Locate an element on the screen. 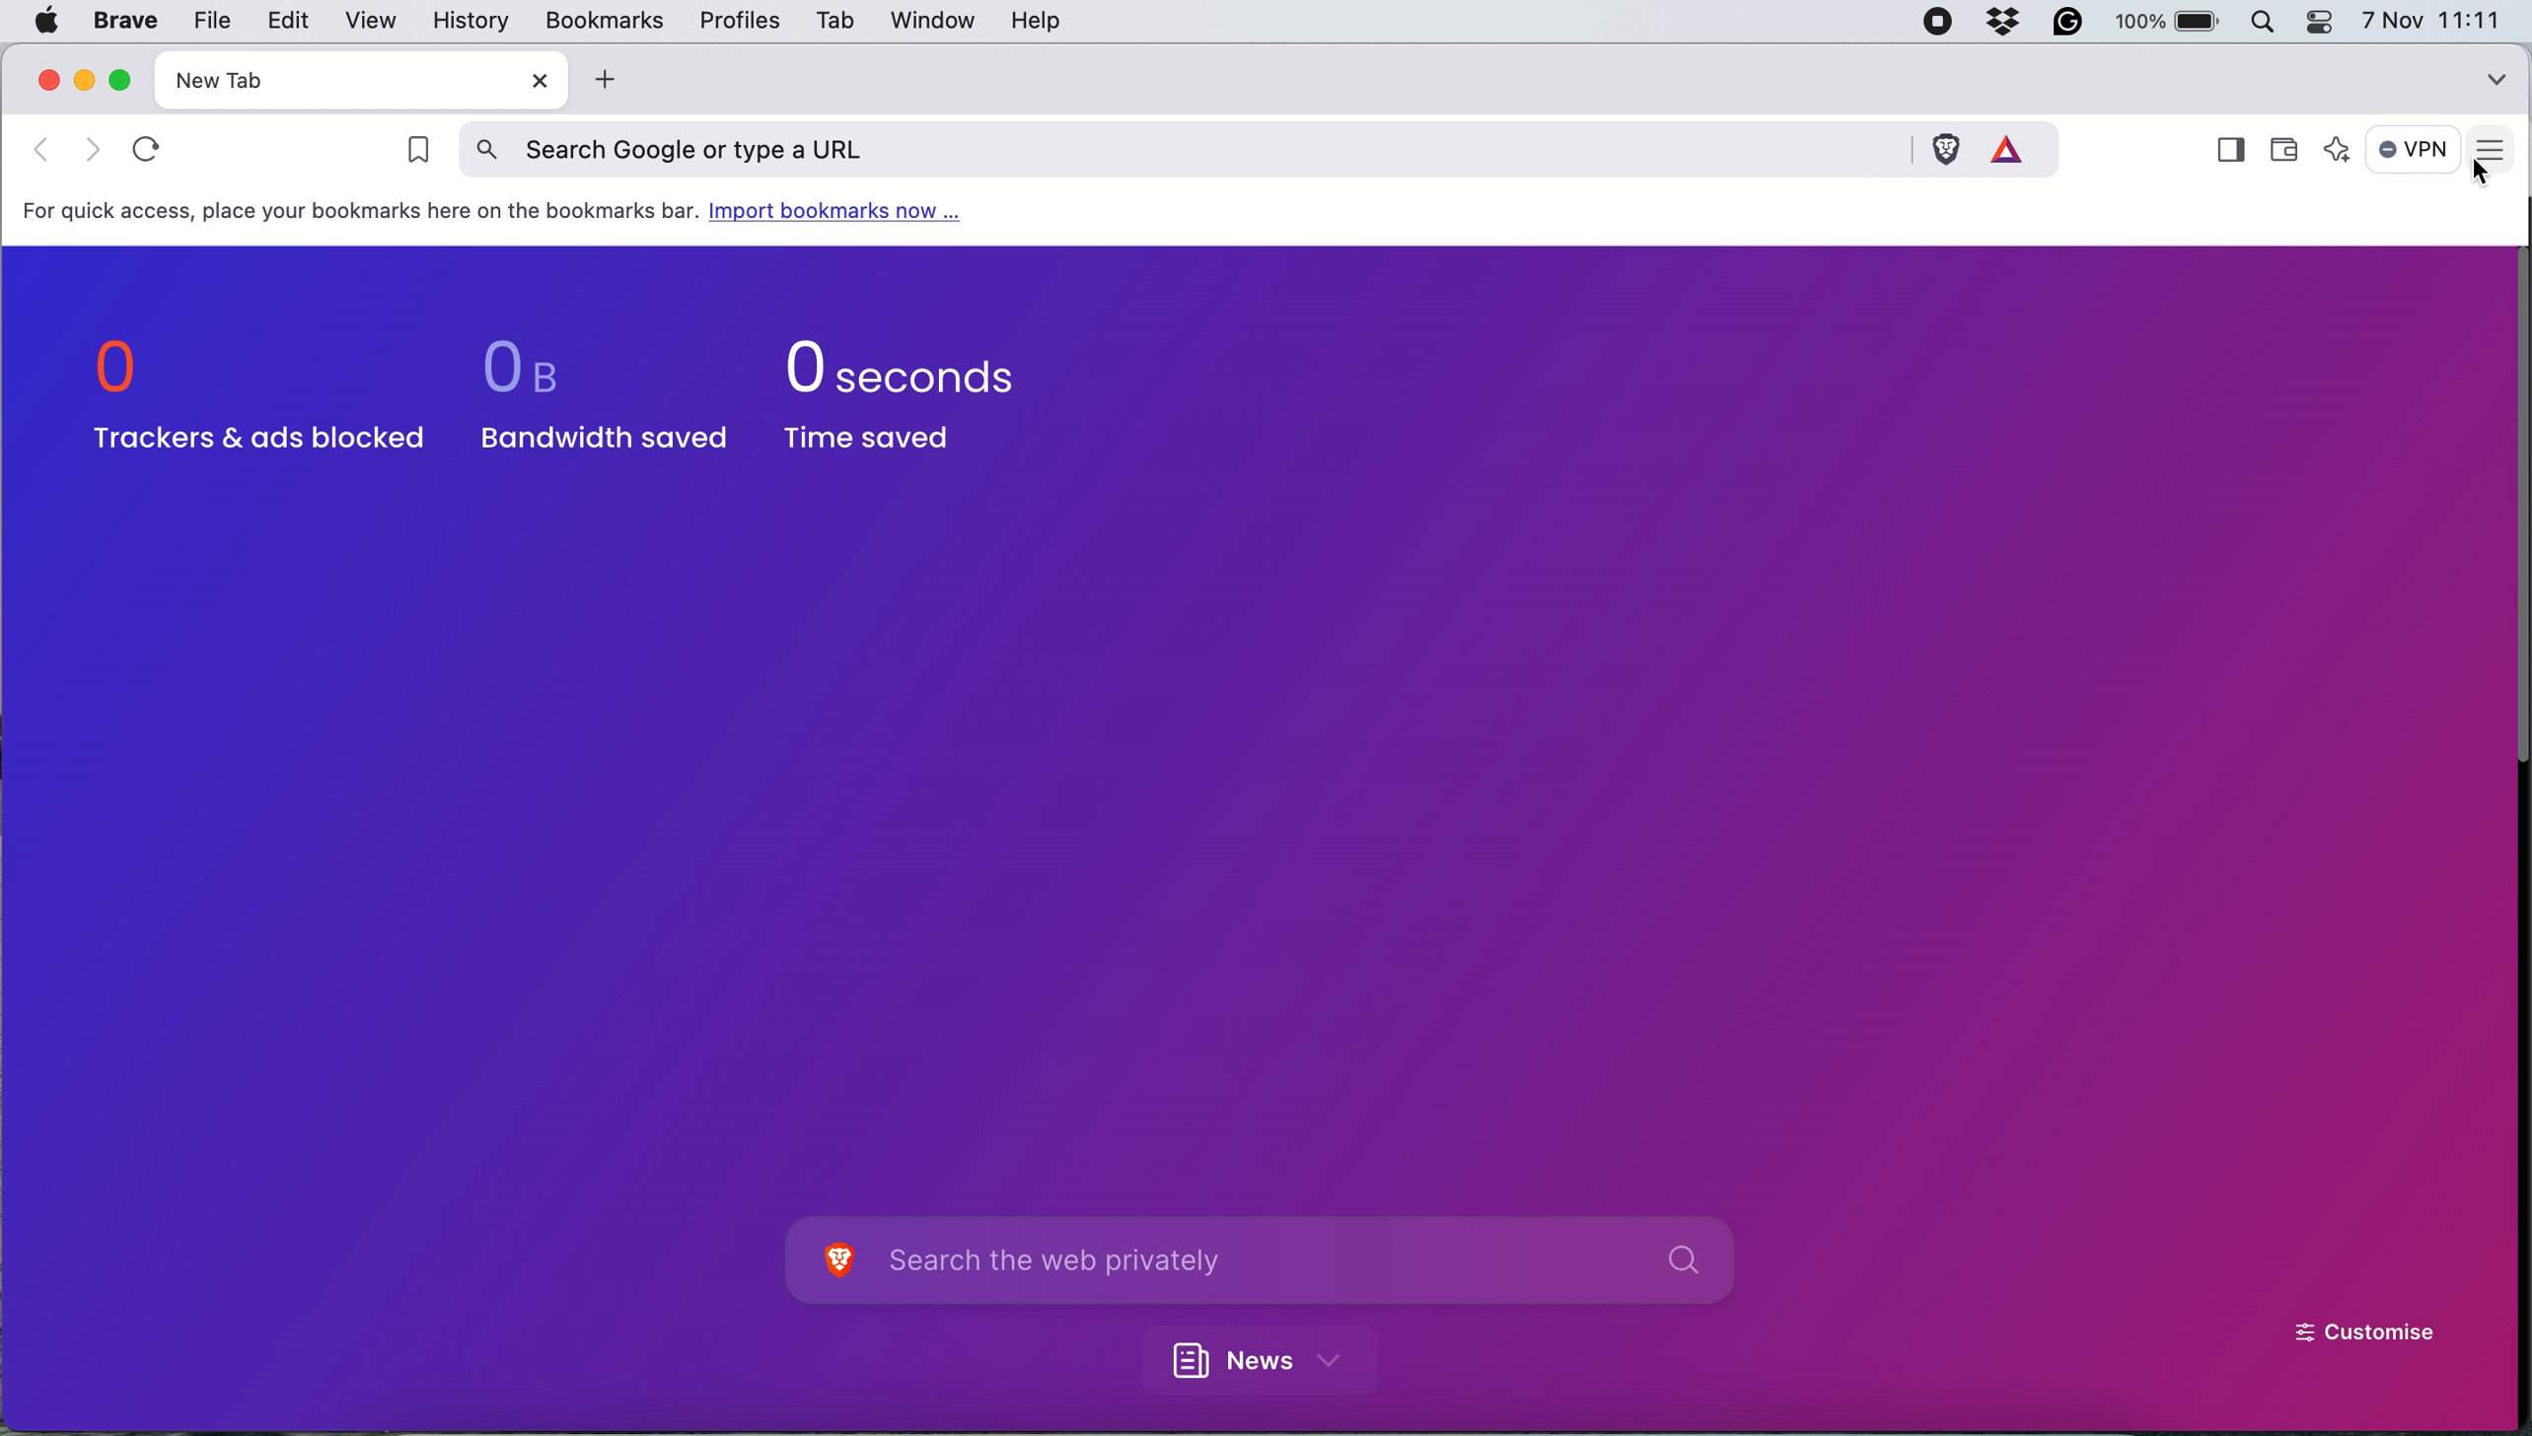  refresh is located at coordinates (153, 149).